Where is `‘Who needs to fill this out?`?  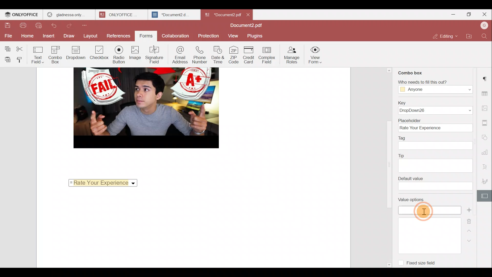 ‘Who needs to fill this out? is located at coordinates (433, 87).